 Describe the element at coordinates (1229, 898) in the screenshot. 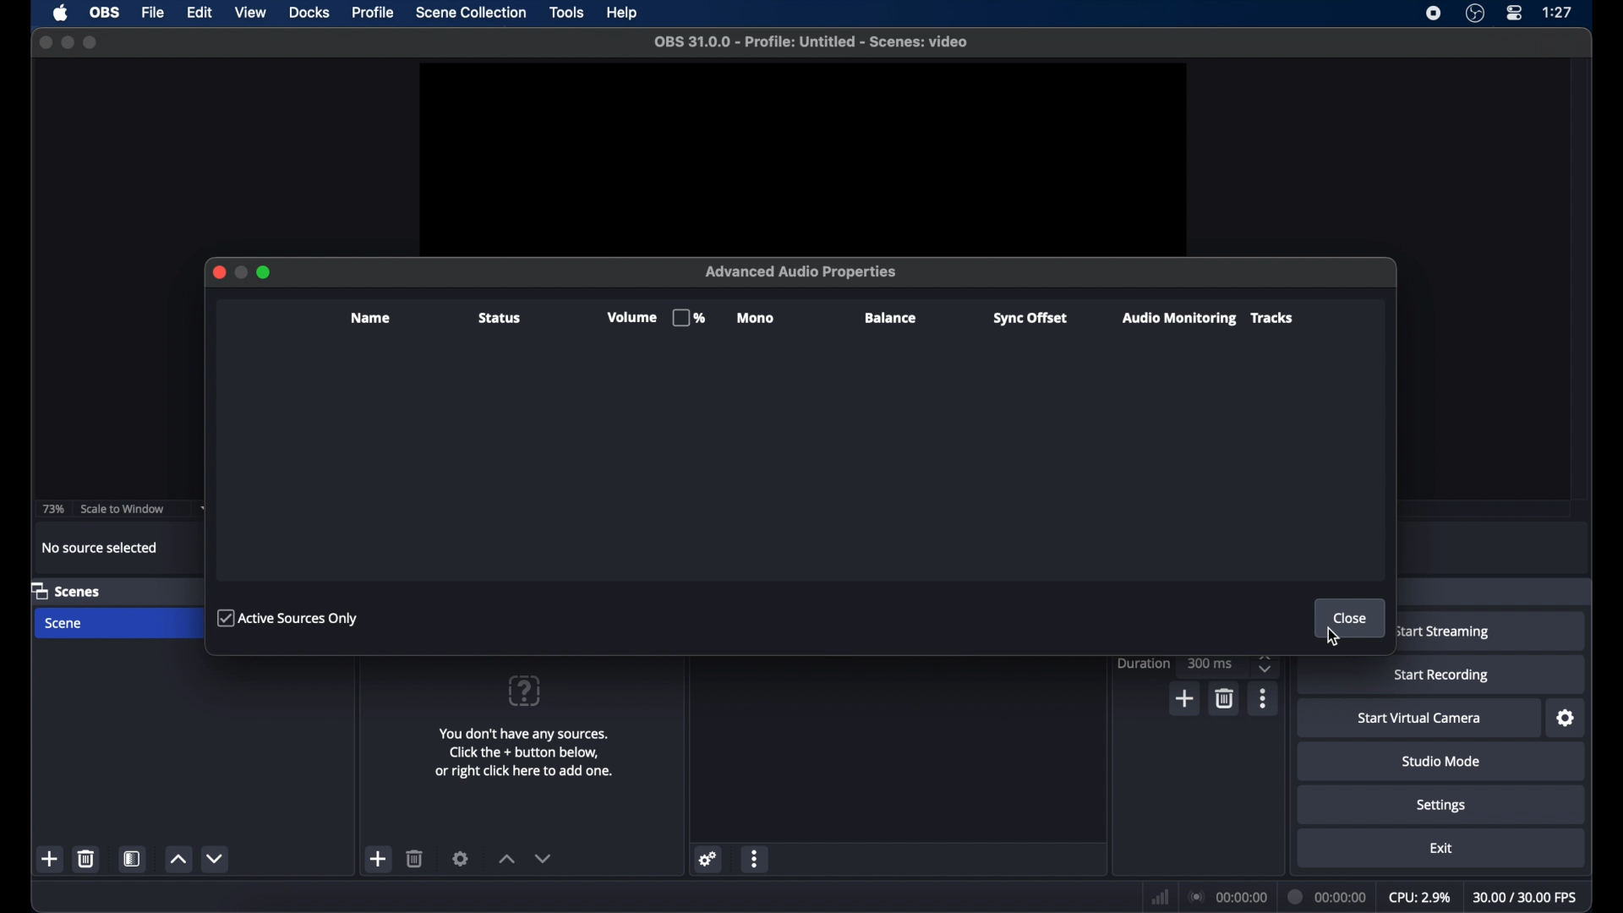

I see `connection` at that location.